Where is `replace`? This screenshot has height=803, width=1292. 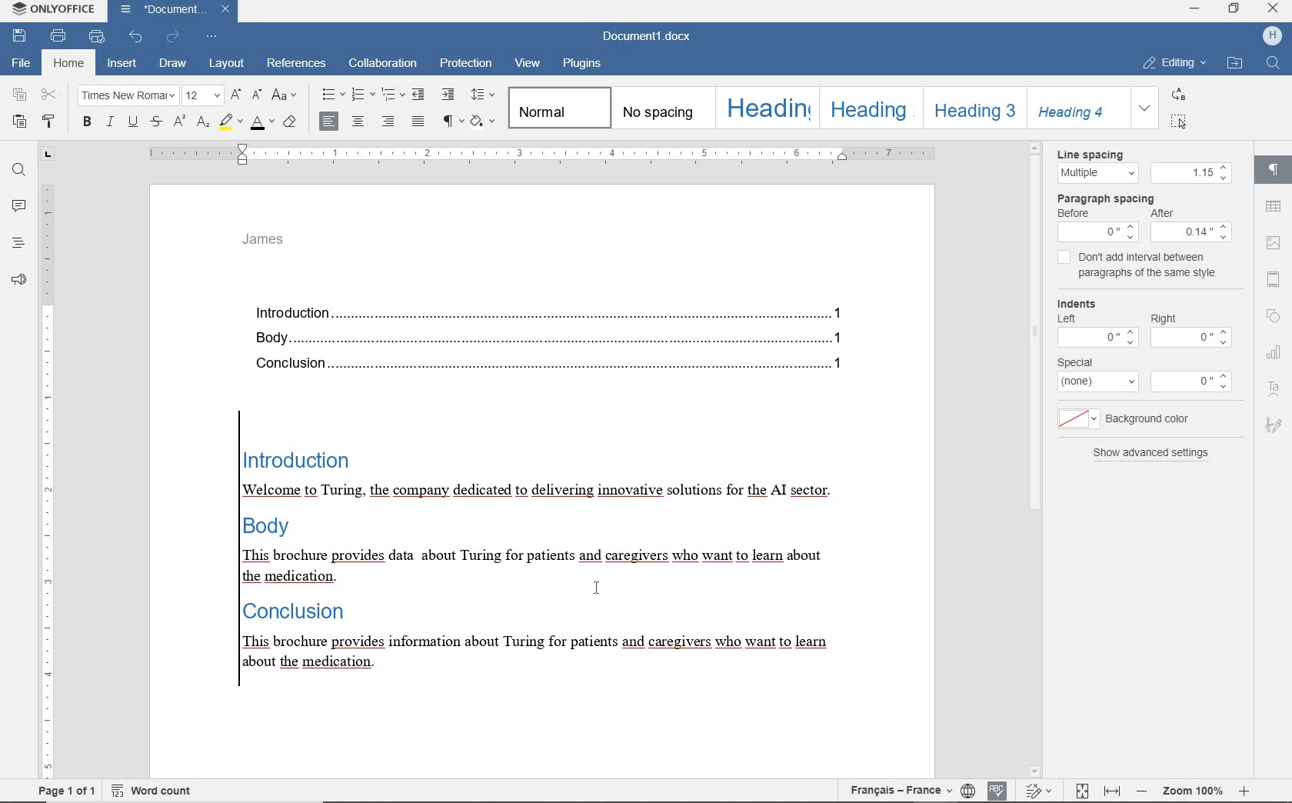 replace is located at coordinates (1177, 96).